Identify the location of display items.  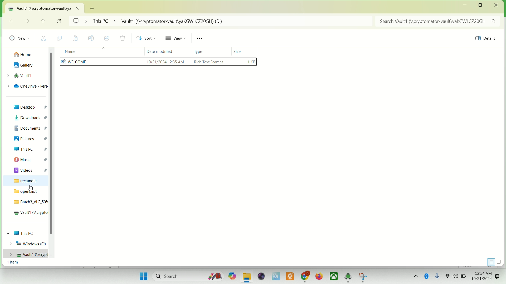
(500, 262).